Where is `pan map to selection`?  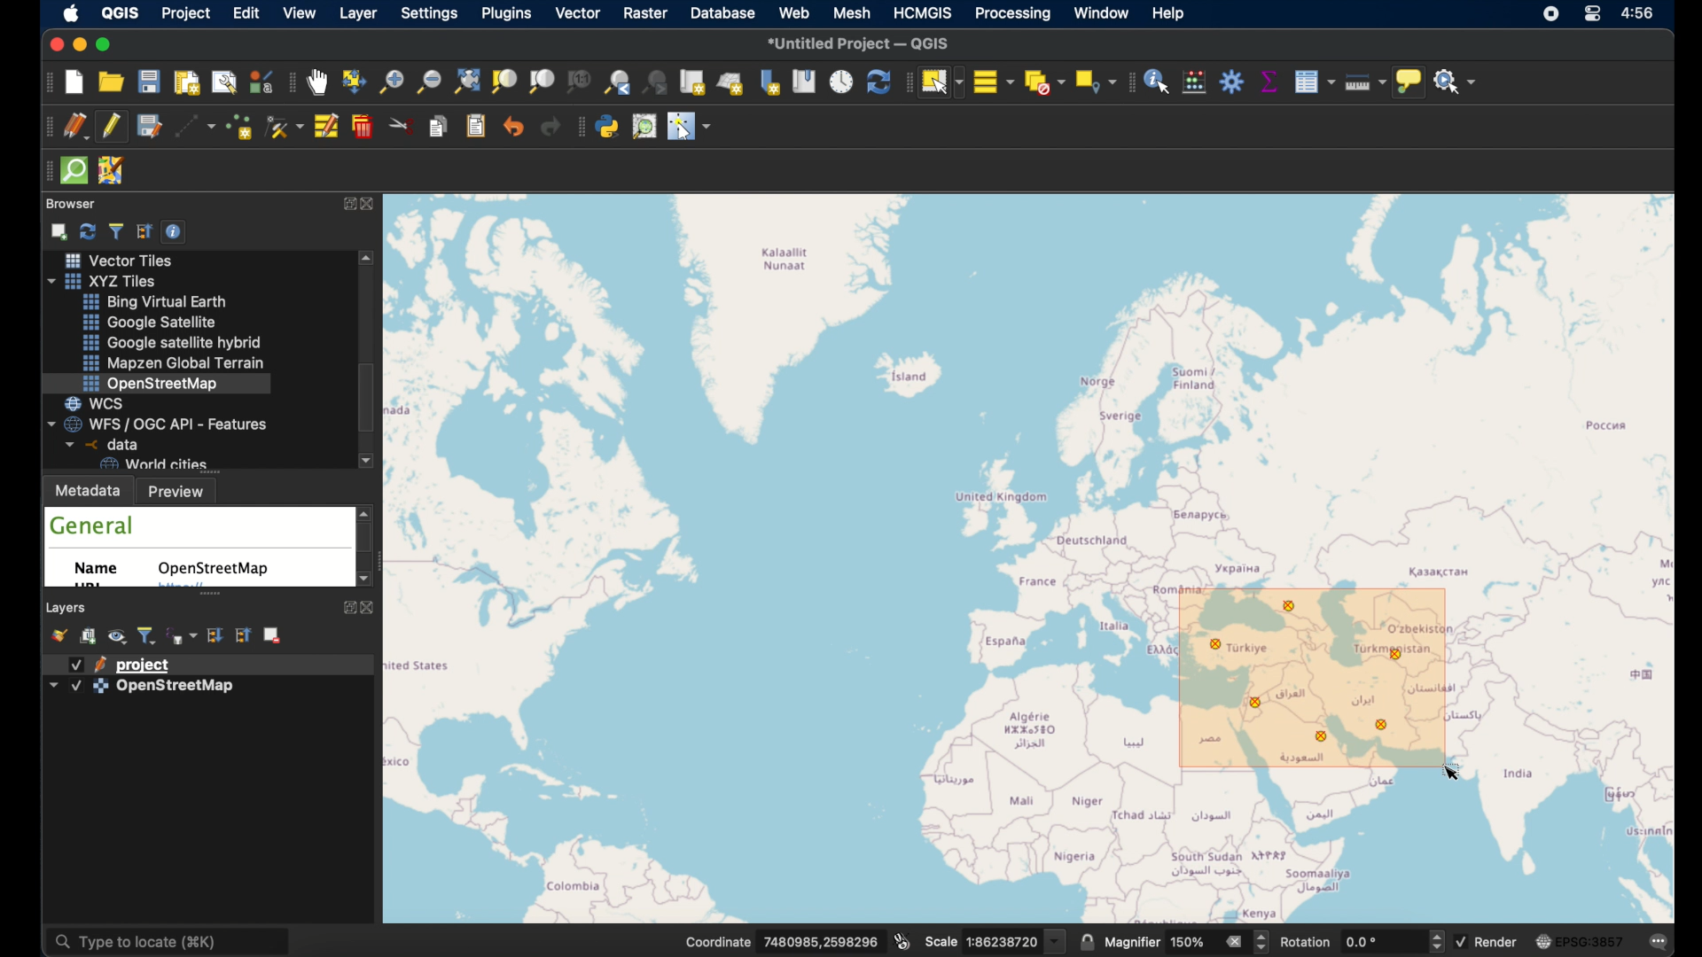
pan map to selection is located at coordinates (354, 81).